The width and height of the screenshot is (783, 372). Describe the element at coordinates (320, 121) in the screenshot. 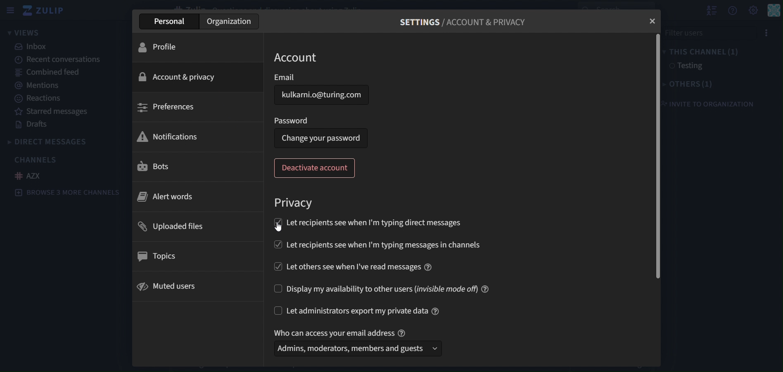

I see `Password` at that location.